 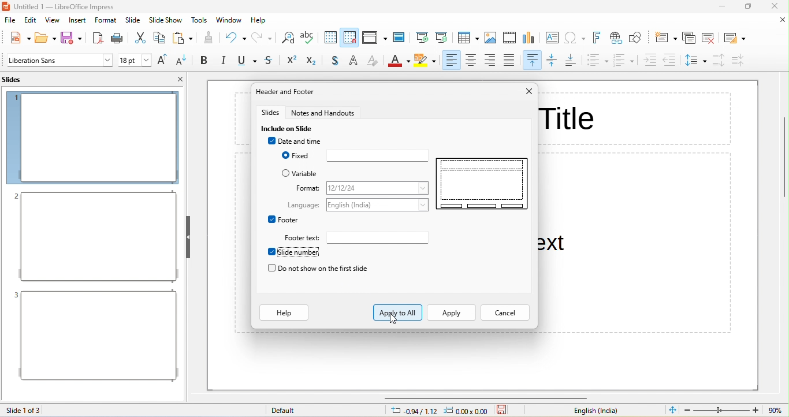 I want to click on footer text, so click(x=377, y=237).